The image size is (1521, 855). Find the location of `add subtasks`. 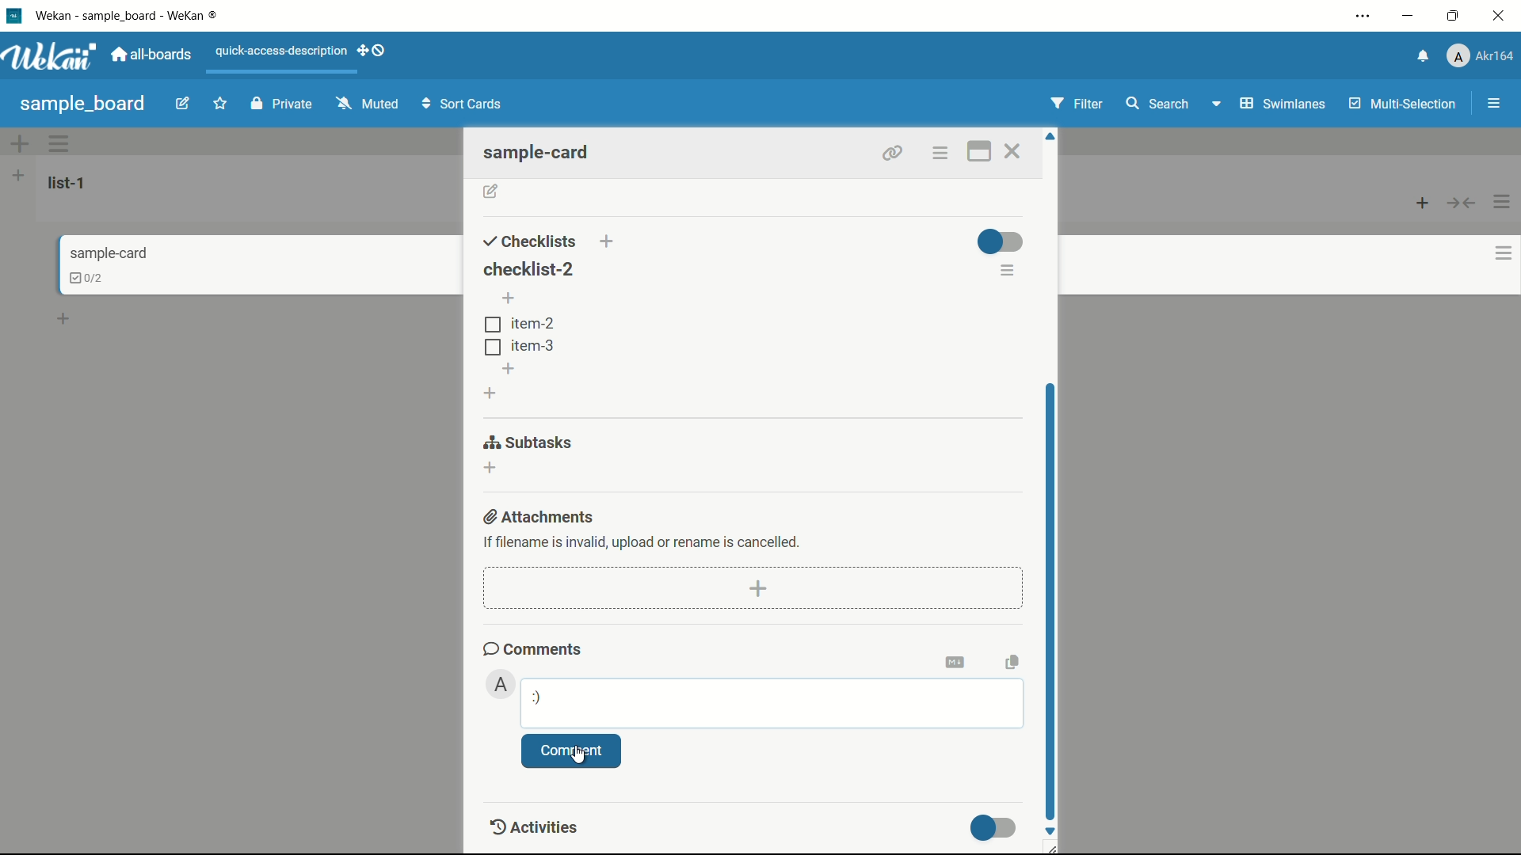

add subtasks is located at coordinates (491, 468).